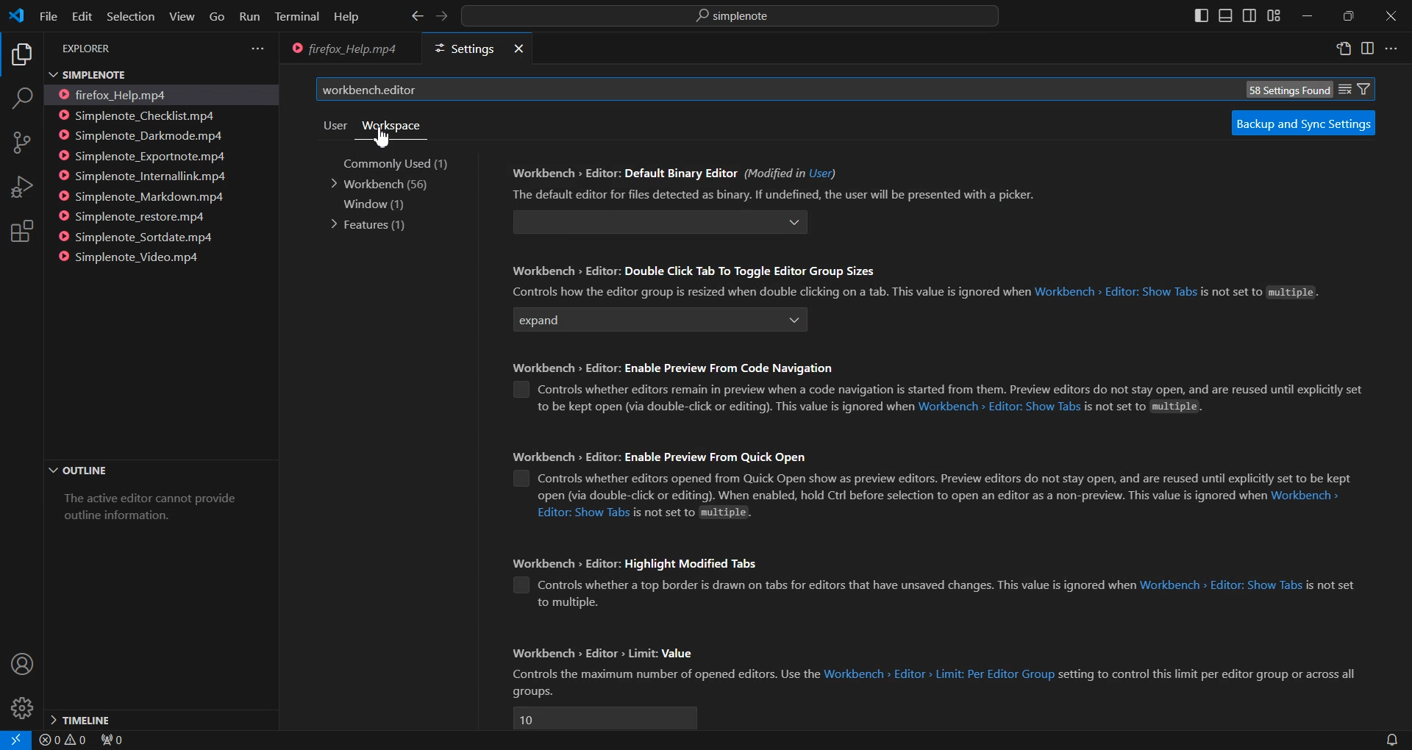 This screenshot has width=1412, height=750. Describe the element at coordinates (142, 115) in the screenshot. I see `Simplenote_Checklist.mp4` at that location.